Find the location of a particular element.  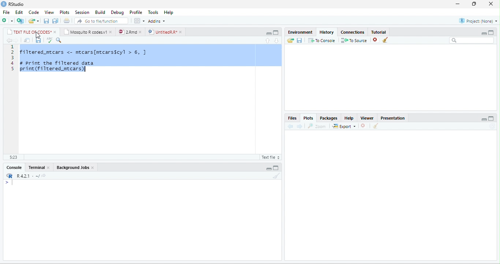

2.Rmd is located at coordinates (127, 32).